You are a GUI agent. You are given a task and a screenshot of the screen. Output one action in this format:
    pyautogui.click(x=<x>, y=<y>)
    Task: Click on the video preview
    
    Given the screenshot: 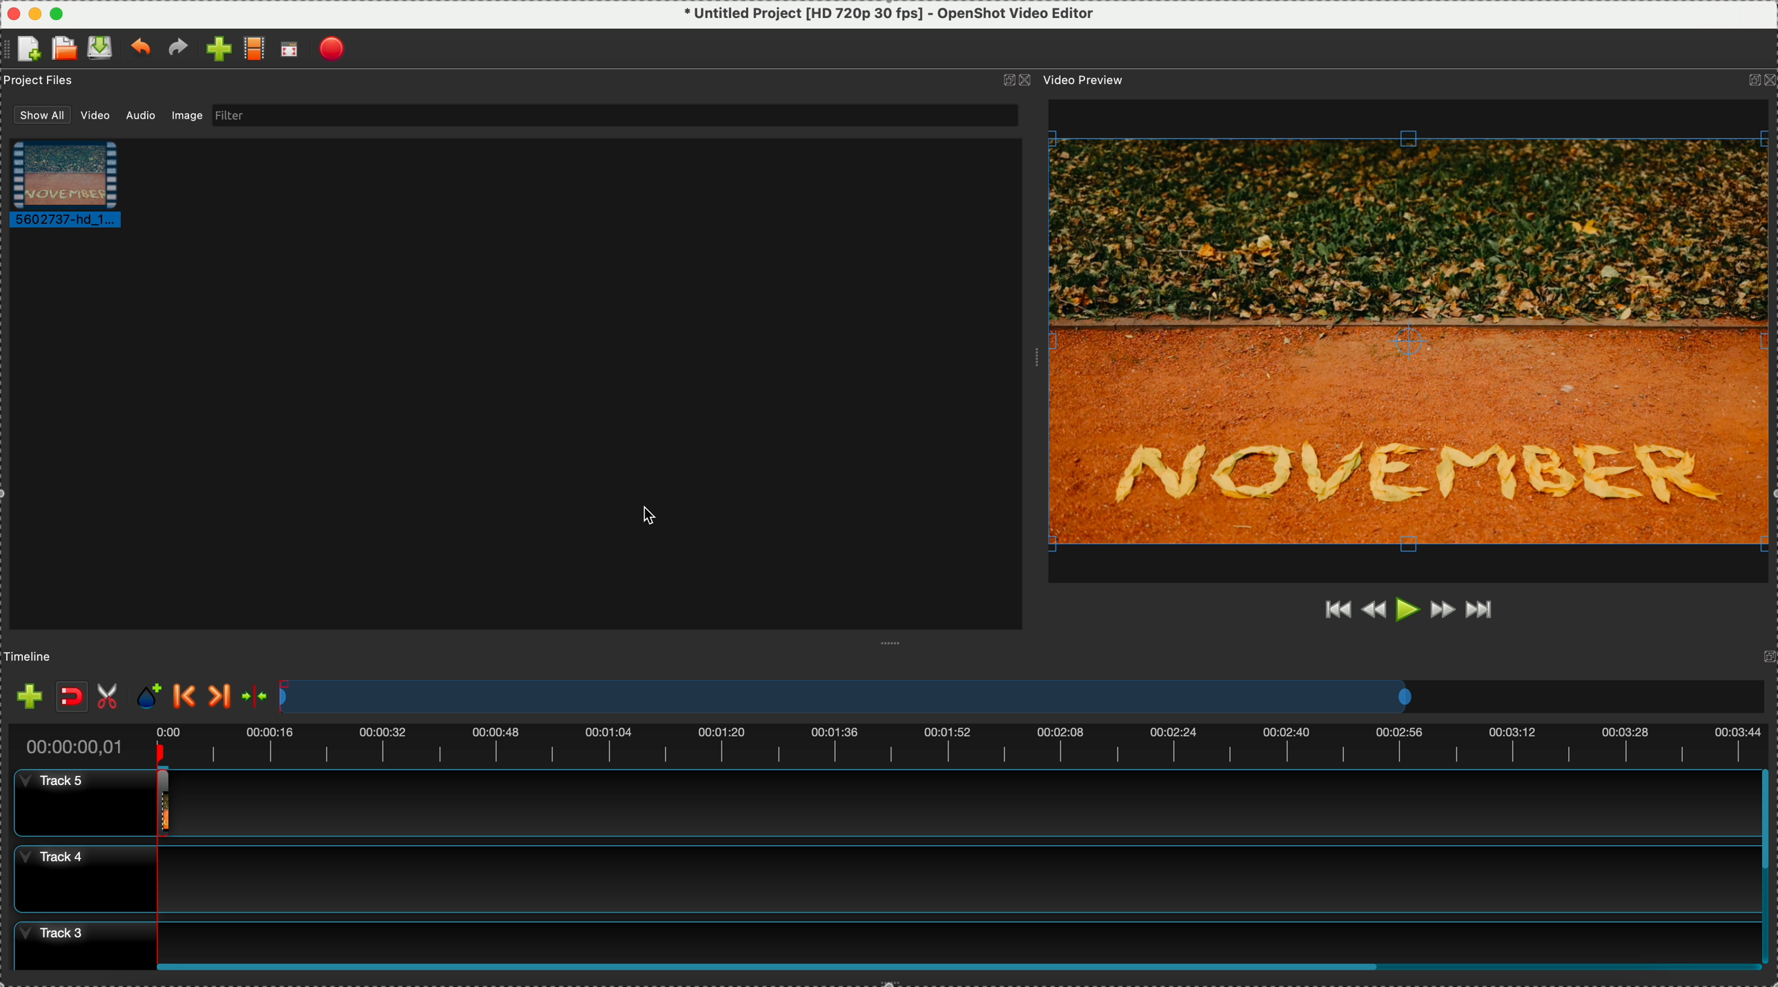 What is the action you would take?
    pyautogui.click(x=1093, y=81)
    